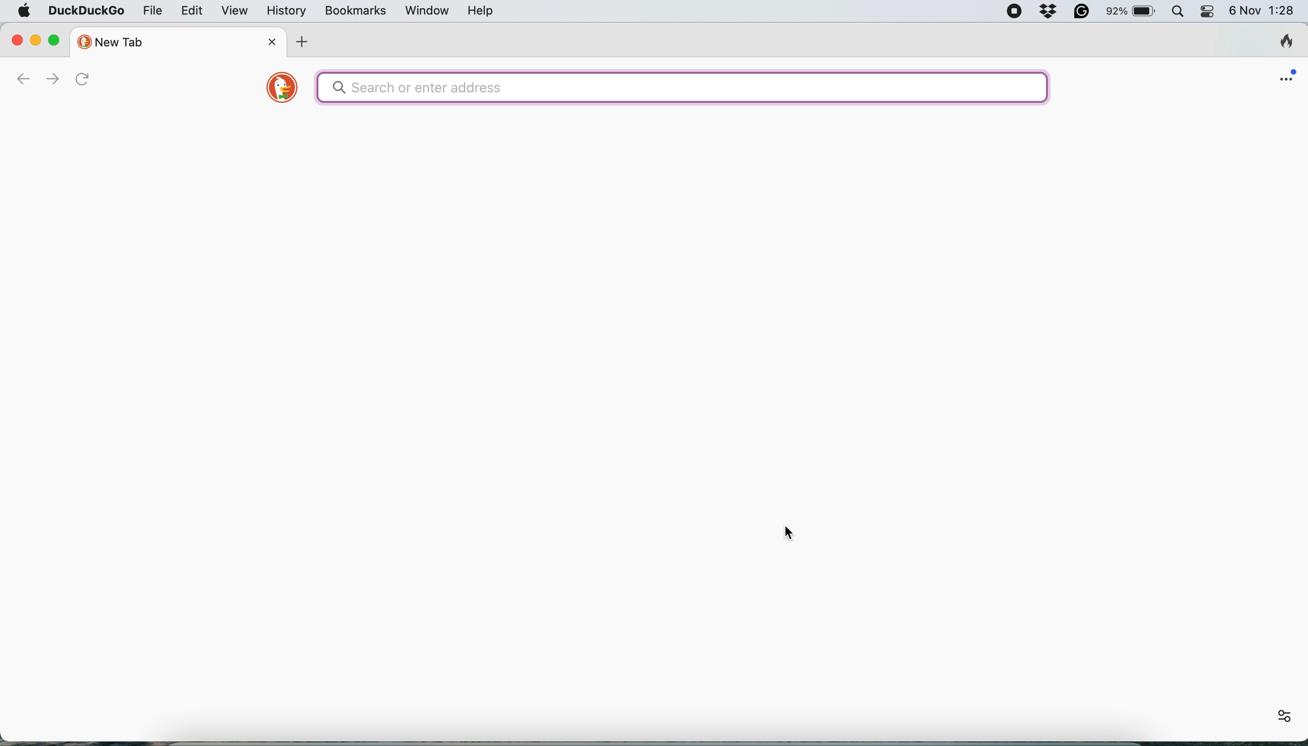 The width and height of the screenshot is (1308, 746). I want to click on file, so click(150, 11).